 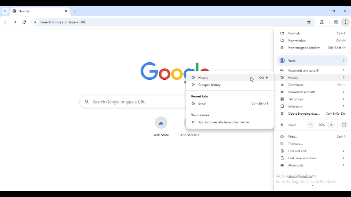 What do you see at coordinates (264, 77) in the screenshot?
I see `shortcut for history` at bounding box center [264, 77].